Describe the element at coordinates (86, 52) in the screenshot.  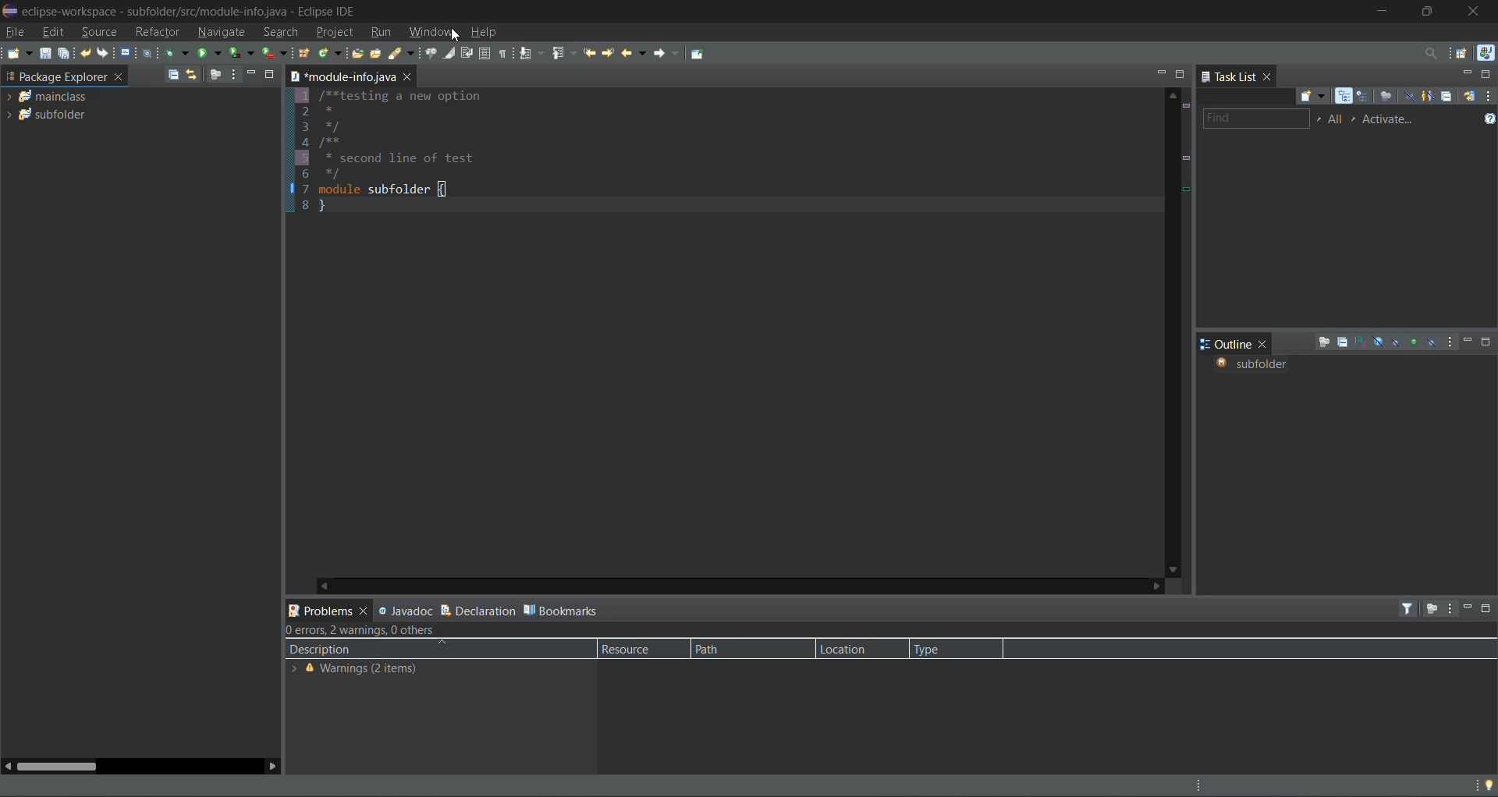
I see `undo` at that location.